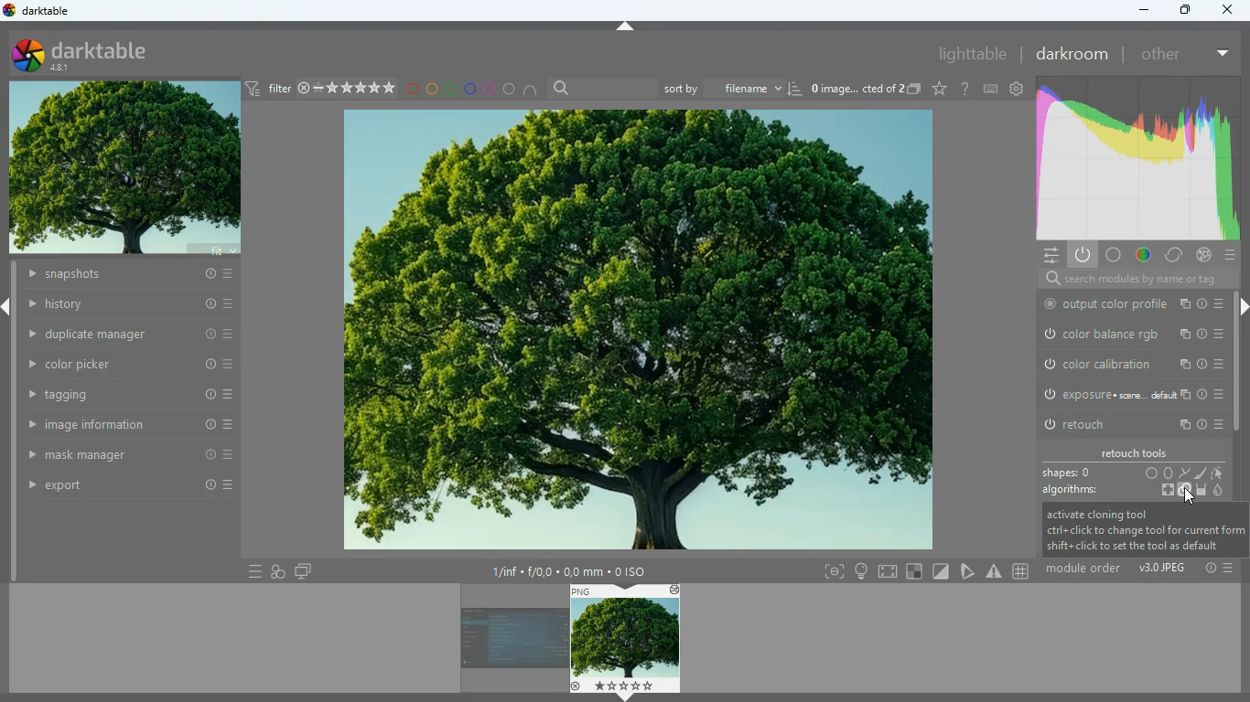  What do you see at coordinates (470, 90) in the screenshot?
I see `blue` at bounding box center [470, 90].